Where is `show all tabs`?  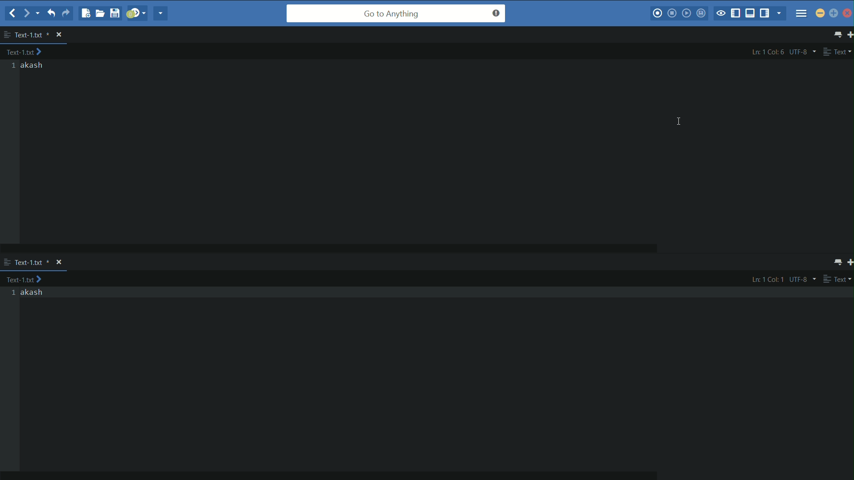
show all tabs is located at coordinates (834, 263).